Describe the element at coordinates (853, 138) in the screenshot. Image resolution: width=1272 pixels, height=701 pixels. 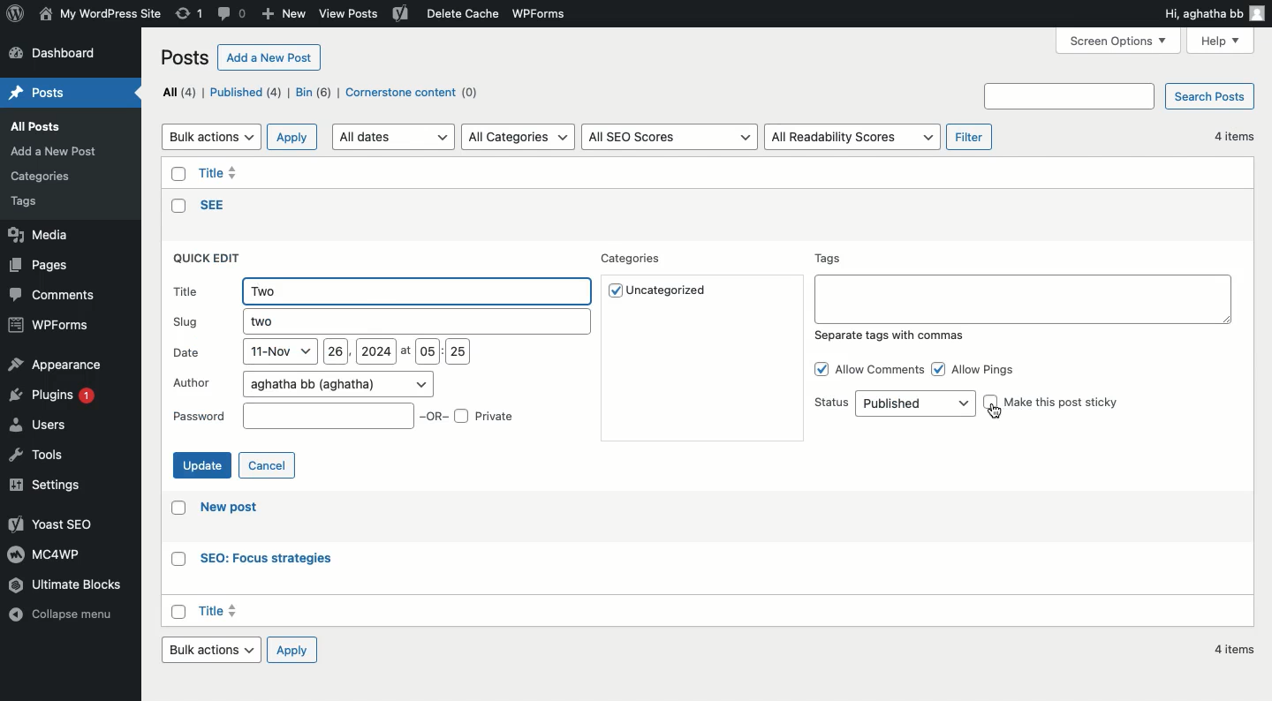
I see `All readability scores` at that location.